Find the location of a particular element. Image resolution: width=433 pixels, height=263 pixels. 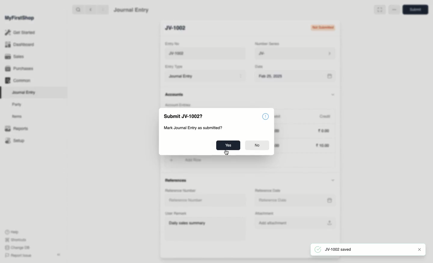

No is located at coordinates (258, 145).